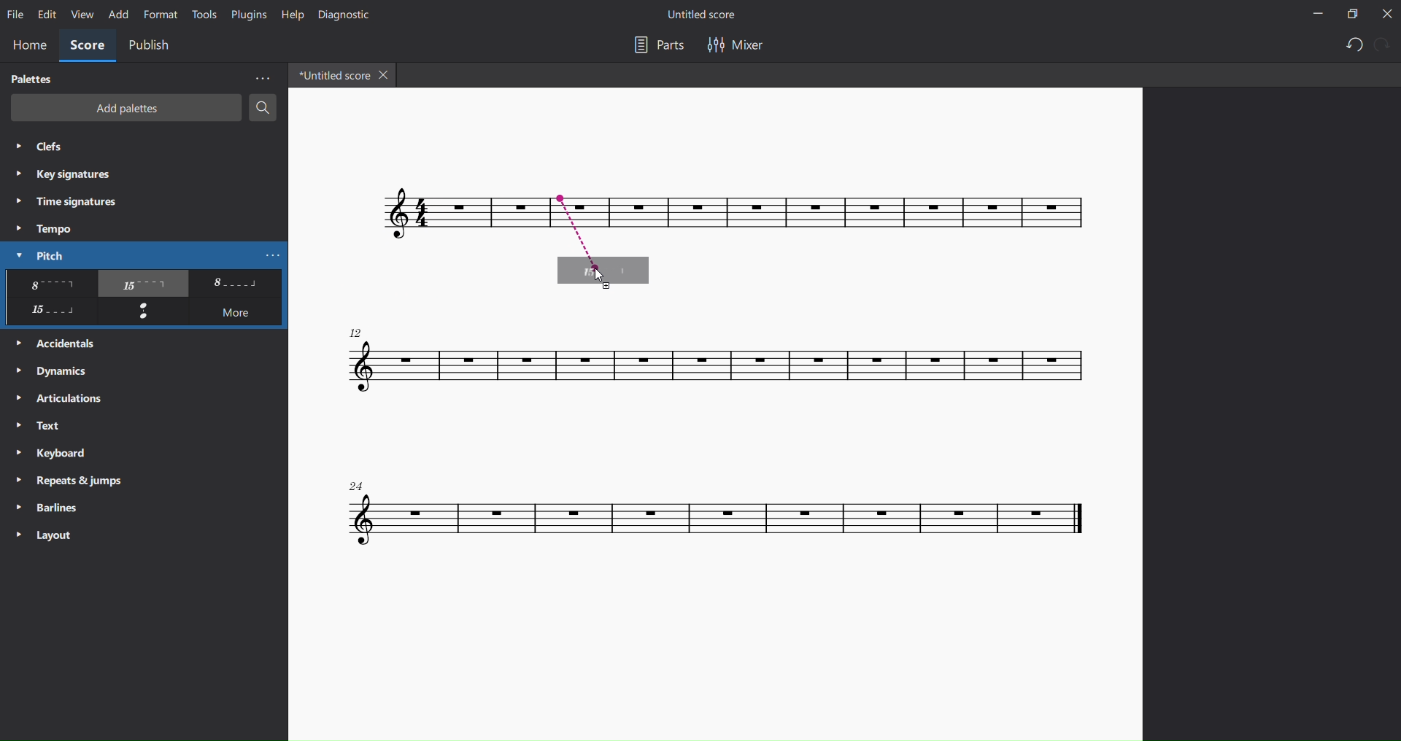  I want to click on plugins, so click(245, 14).